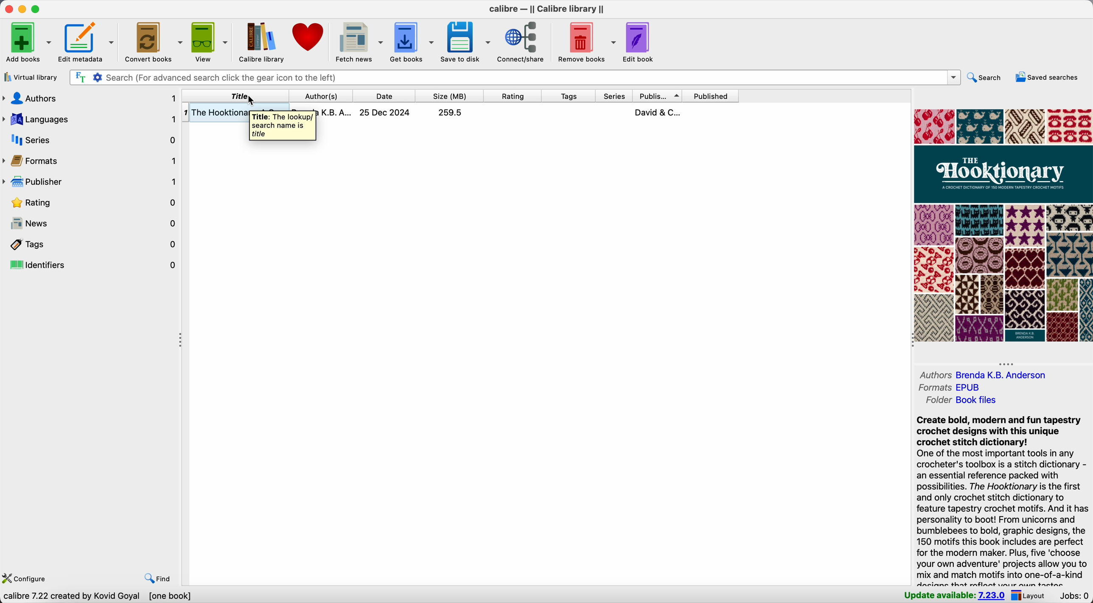 Image resolution: width=1093 pixels, height=603 pixels. What do you see at coordinates (252, 101) in the screenshot?
I see `Cursor` at bounding box center [252, 101].